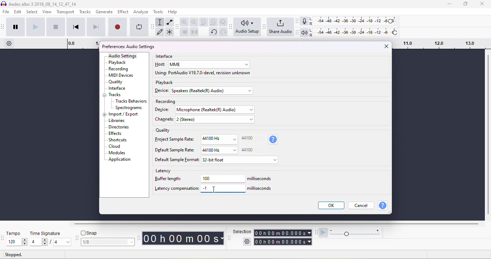  What do you see at coordinates (356, 31) in the screenshot?
I see `playback level` at bounding box center [356, 31].